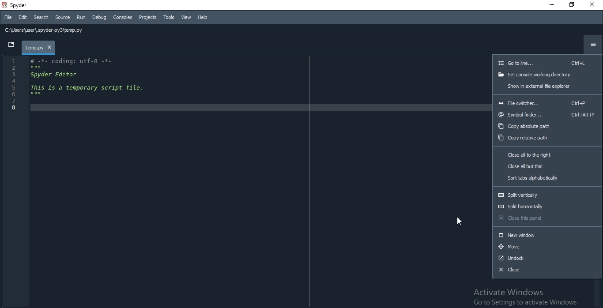 This screenshot has width=603, height=308. What do you see at coordinates (592, 46) in the screenshot?
I see `options` at bounding box center [592, 46].